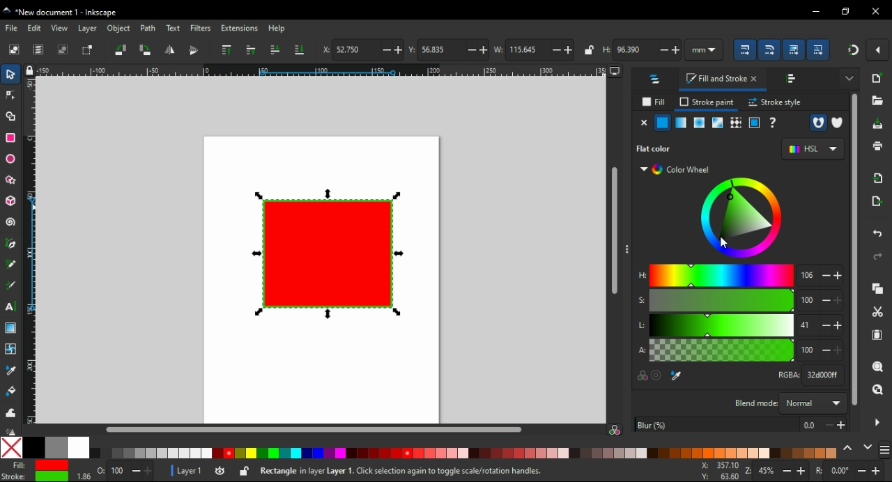 This screenshot has width=892, height=482. Describe the element at coordinates (588, 50) in the screenshot. I see `lock` at that location.